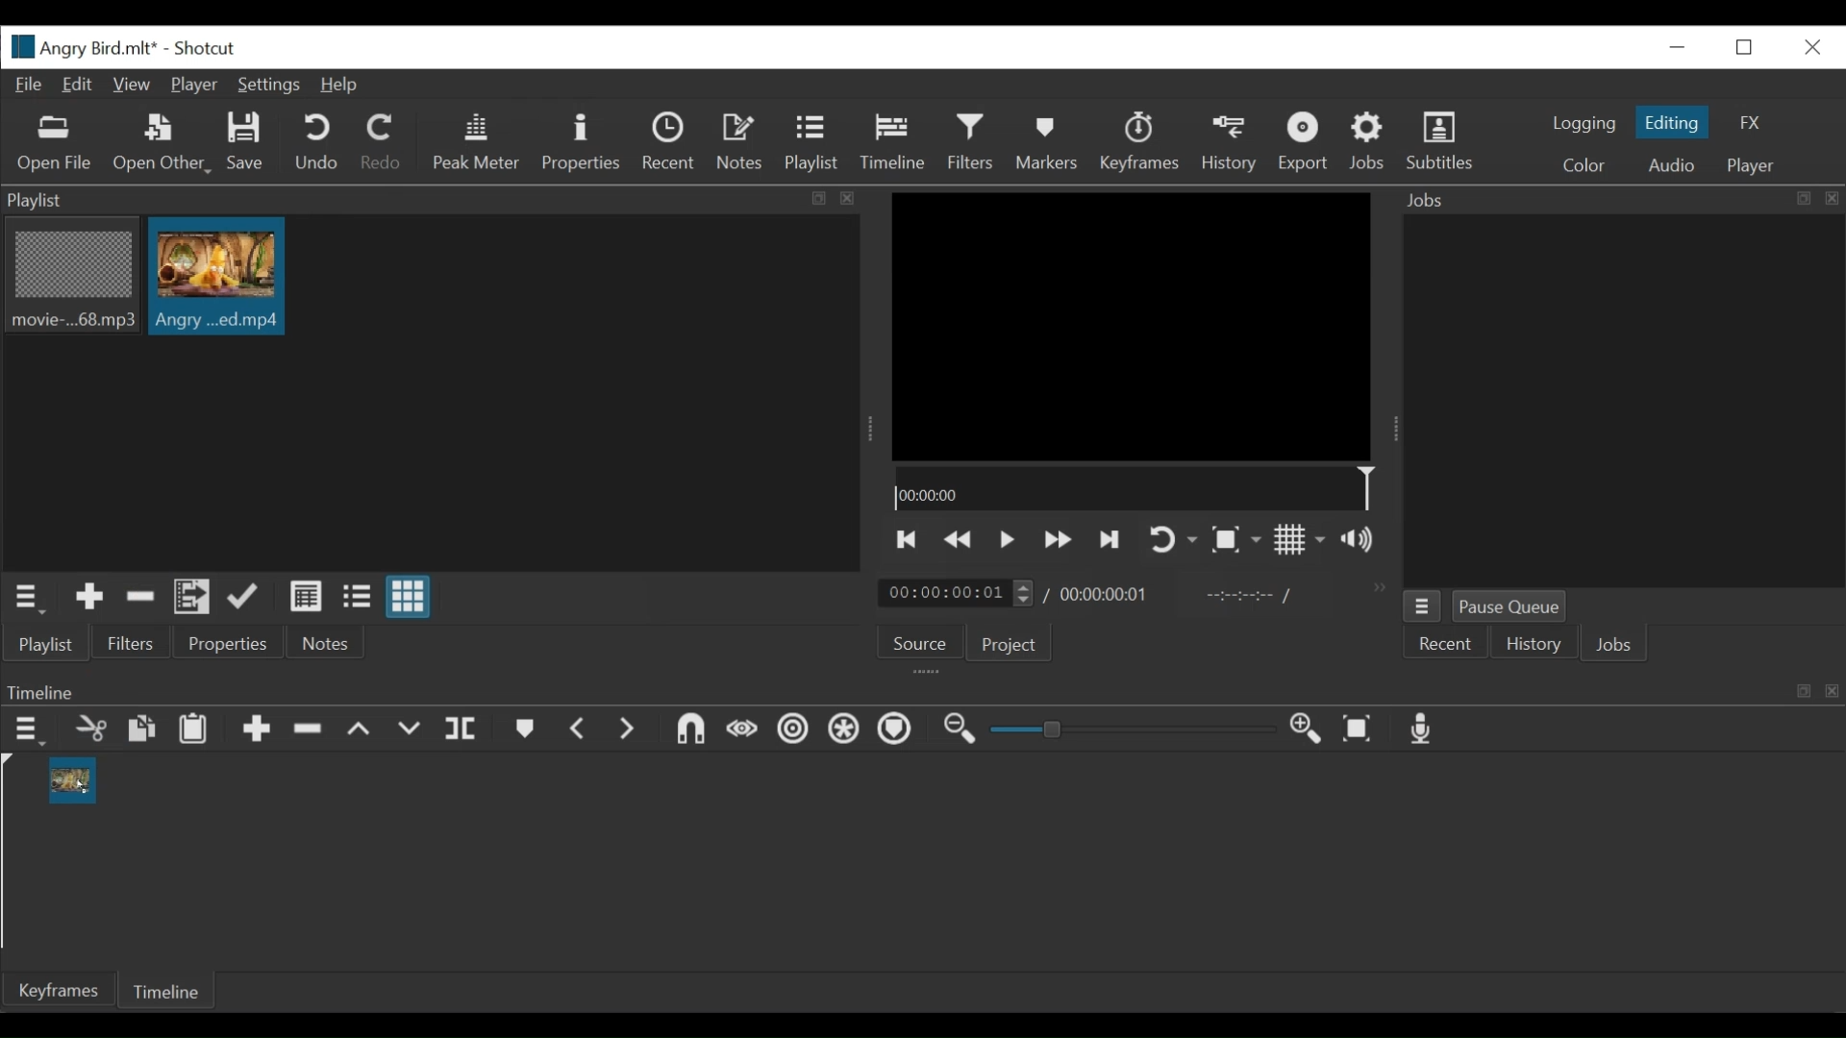 This screenshot has height=1038, width=1846. I want to click on Snap, so click(691, 732).